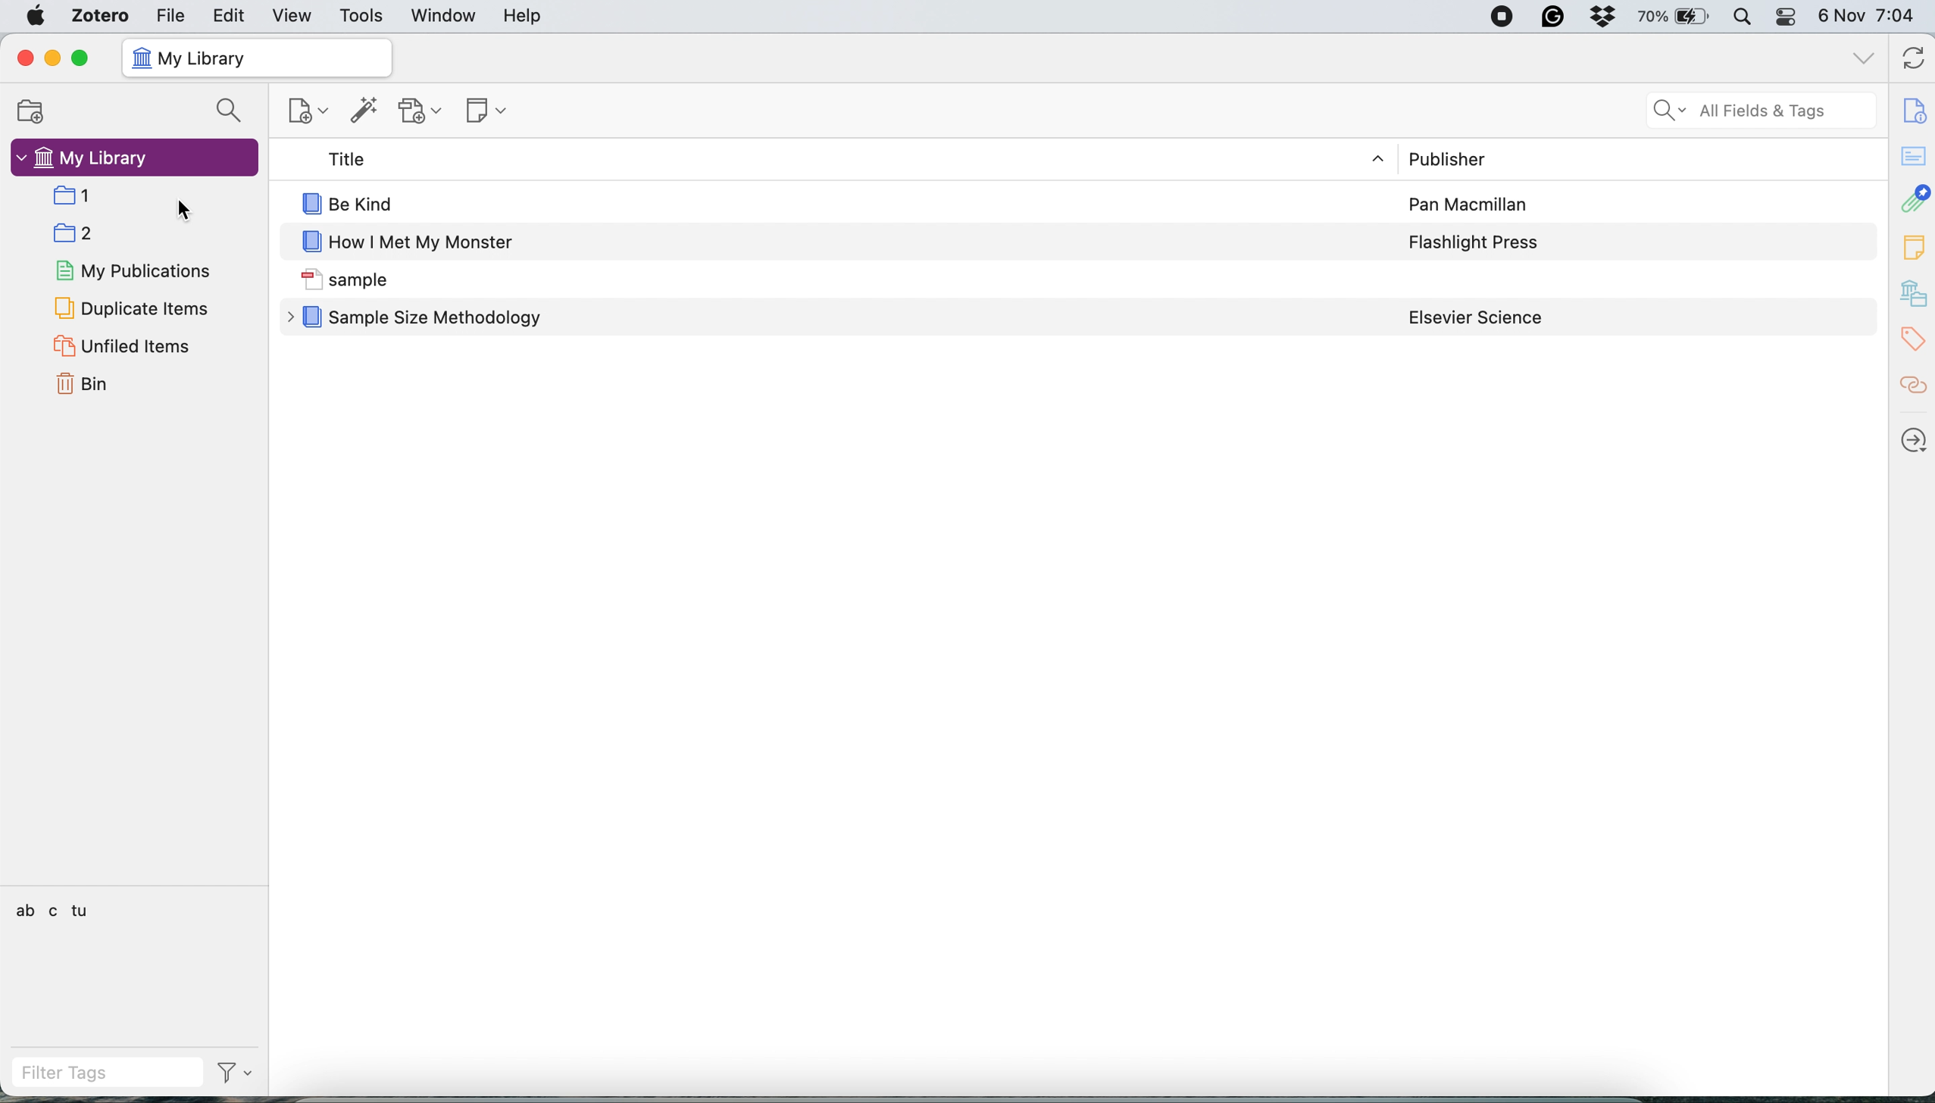 Image resolution: width=1935 pixels, height=1103 pixels. What do you see at coordinates (1913, 247) in the screenshot?
I see `note` at bounding box center [1913, 247].